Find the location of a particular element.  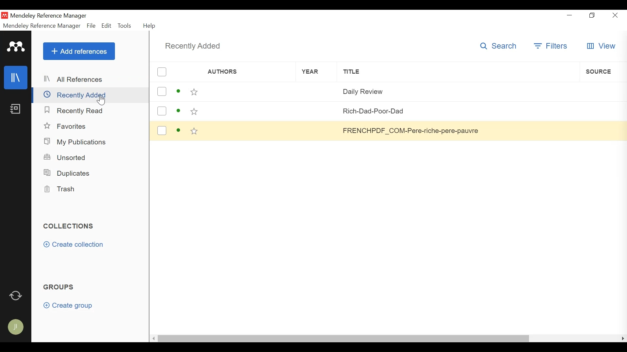

Sync is located at coordinates (17, 297).